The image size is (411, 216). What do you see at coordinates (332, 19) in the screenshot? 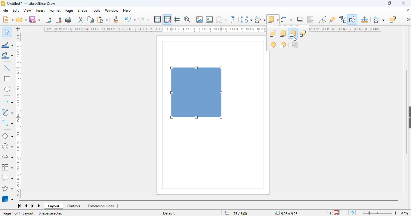
I see `show gluepoint functions` at bounding box center [332, 19].